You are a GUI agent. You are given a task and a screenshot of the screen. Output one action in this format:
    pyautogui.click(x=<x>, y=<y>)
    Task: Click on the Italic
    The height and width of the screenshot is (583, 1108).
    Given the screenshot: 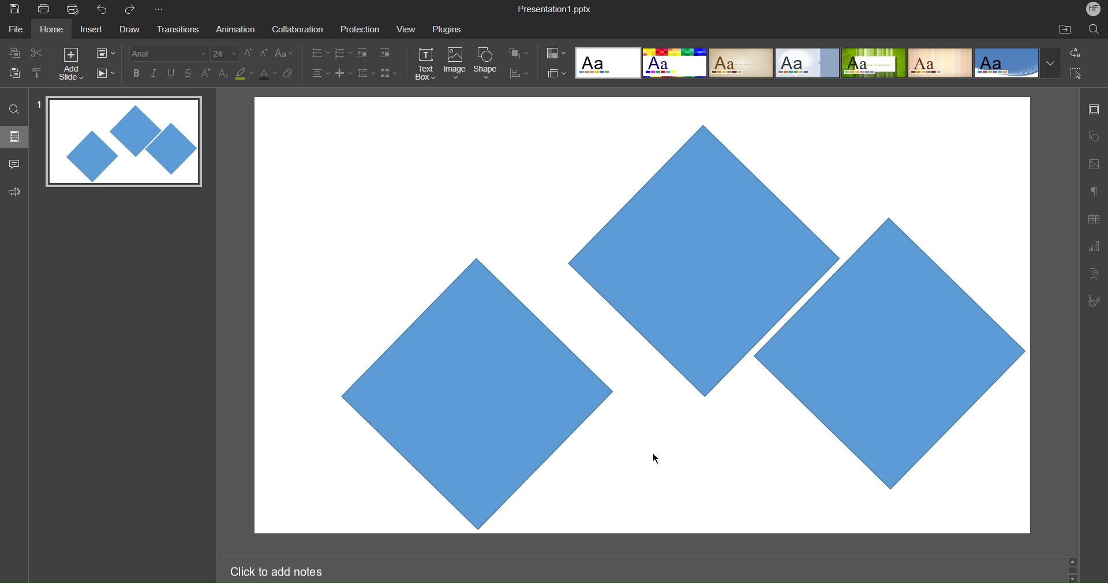 What is the action you would take?
    pyautogui.click(x=154, y=73)
    